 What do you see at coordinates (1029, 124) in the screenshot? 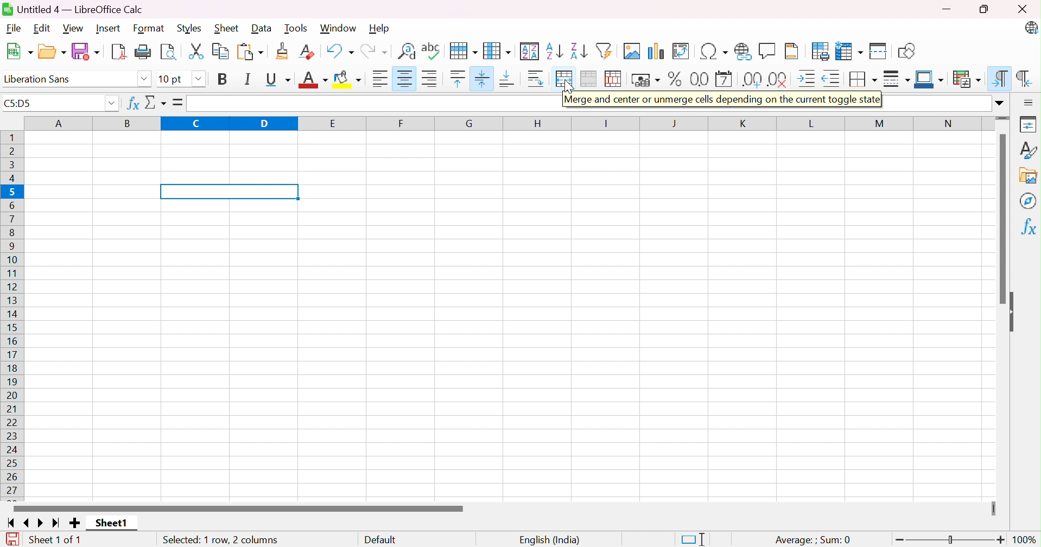
I see `Properties` at bounding box center [1029, 124].